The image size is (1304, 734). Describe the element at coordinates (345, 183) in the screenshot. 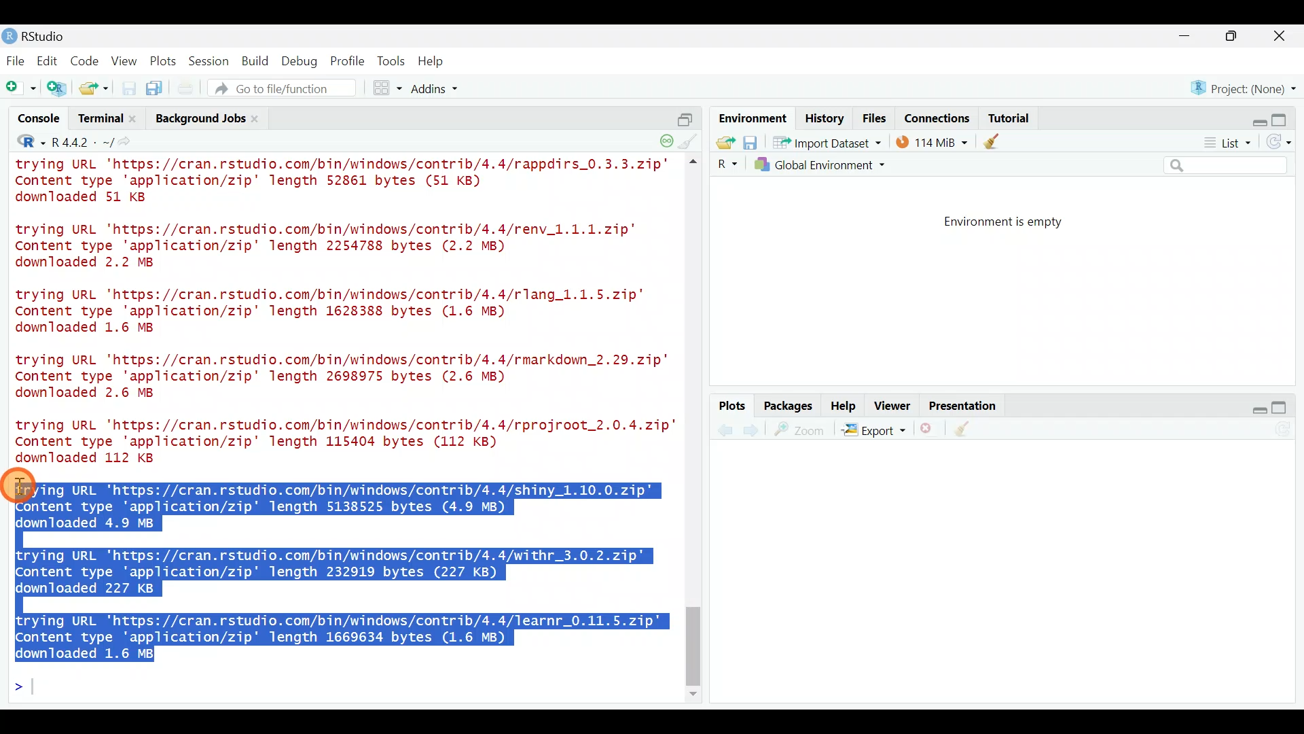

I see `trying URL 'https://cran.rstudio.com/bin/windows/contrib/4.4/rappdirs_0.3.3.zip"’
Content type 'application/zip' length 52861 bytes (51 KB)
downloaded 51 KB` at that location.